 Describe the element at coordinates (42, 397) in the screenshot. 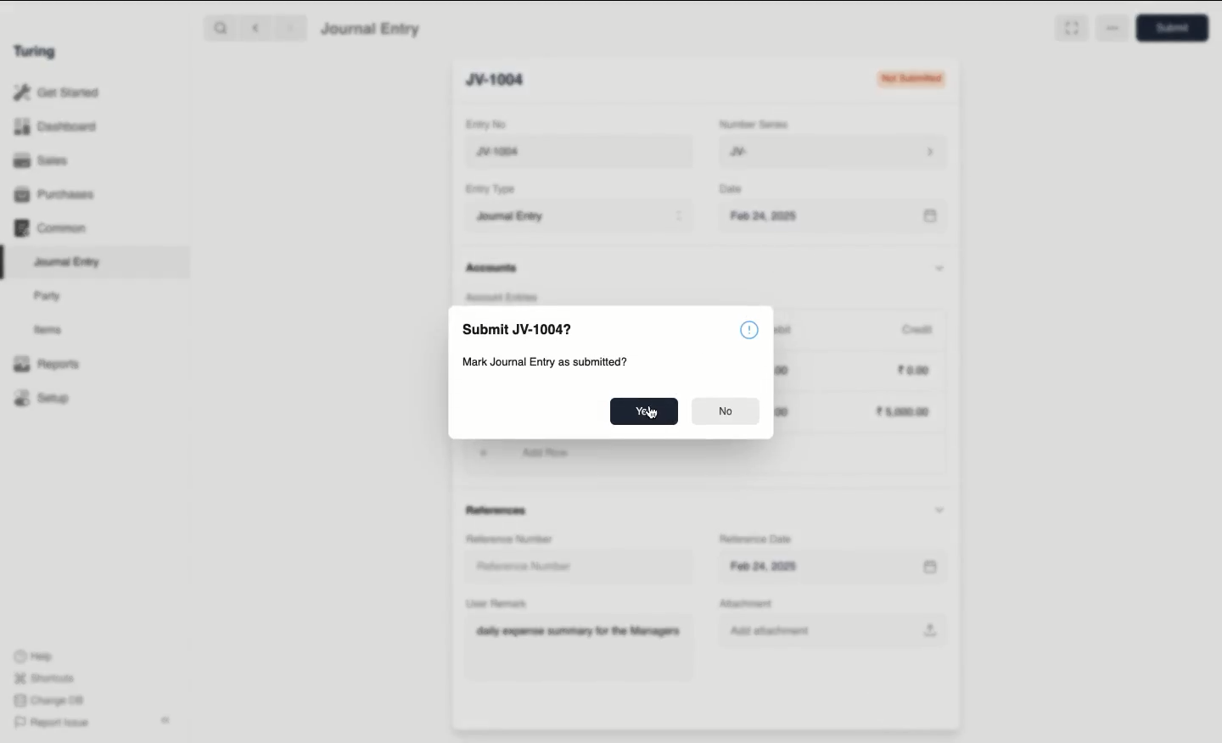

I see `Setup` at that location.